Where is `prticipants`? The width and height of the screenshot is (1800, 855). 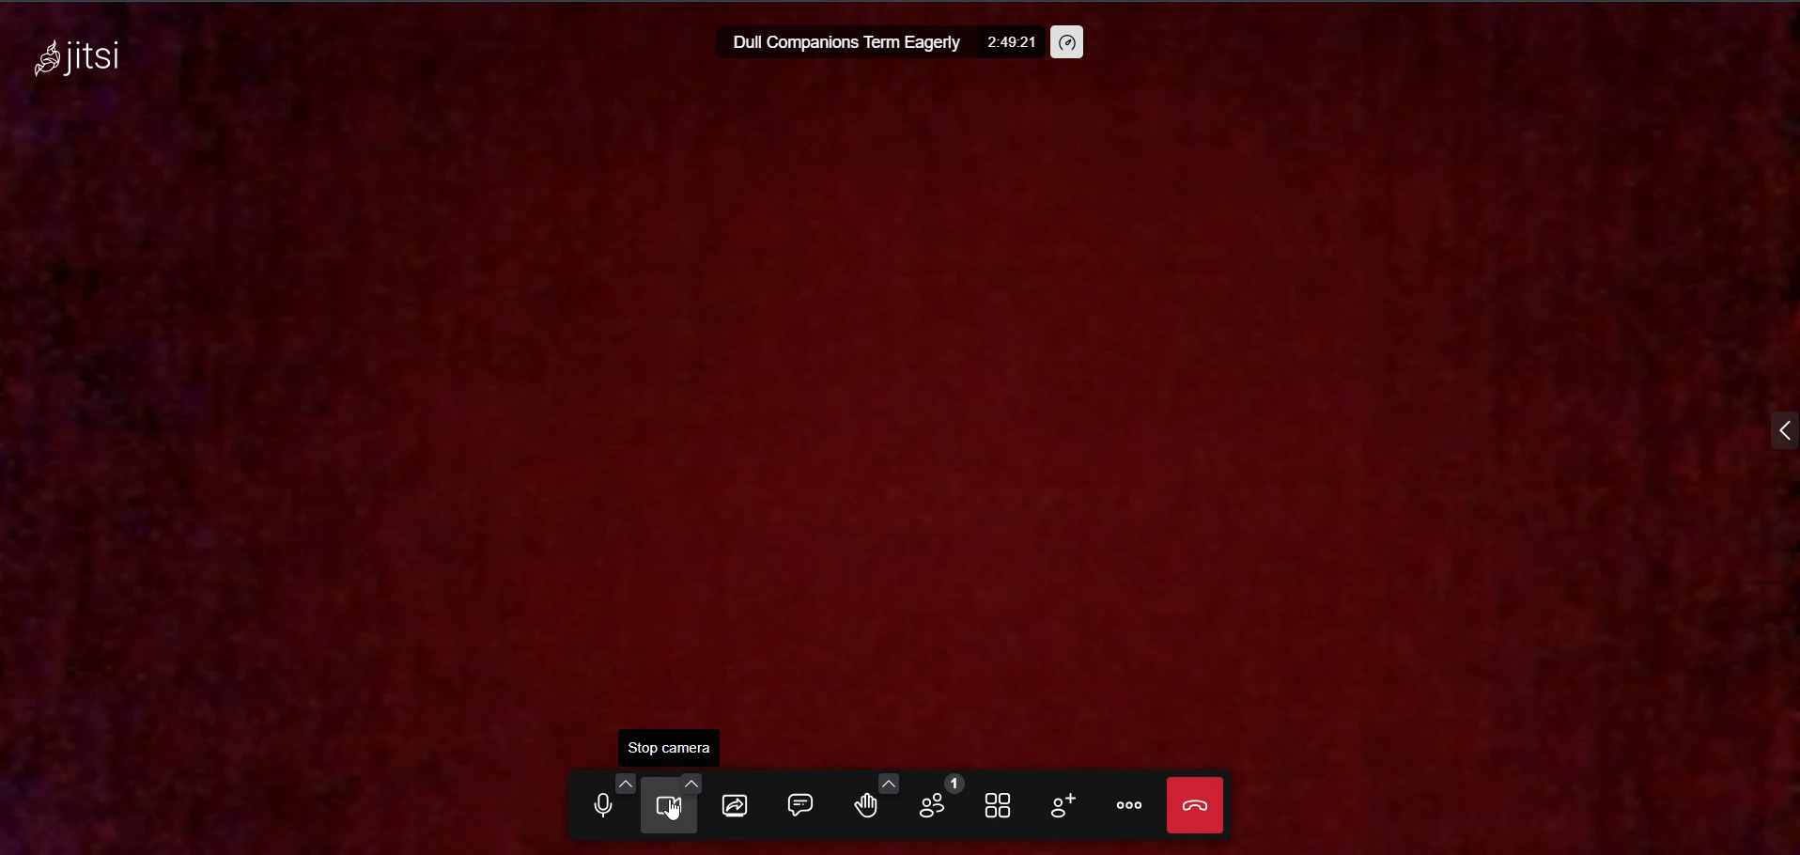 prticipants is located at coordinates (931, 800).